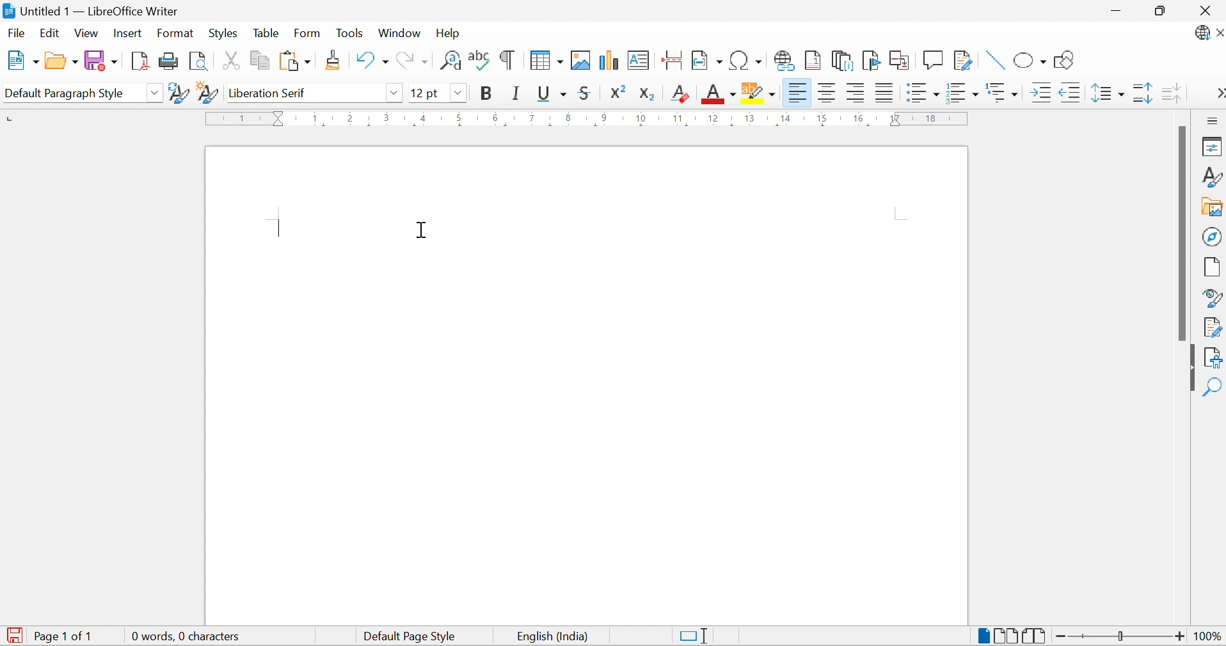 Image resolution: width=1226 pixels, height=646 pixels. I want to click on English (India), so click(550, 637).